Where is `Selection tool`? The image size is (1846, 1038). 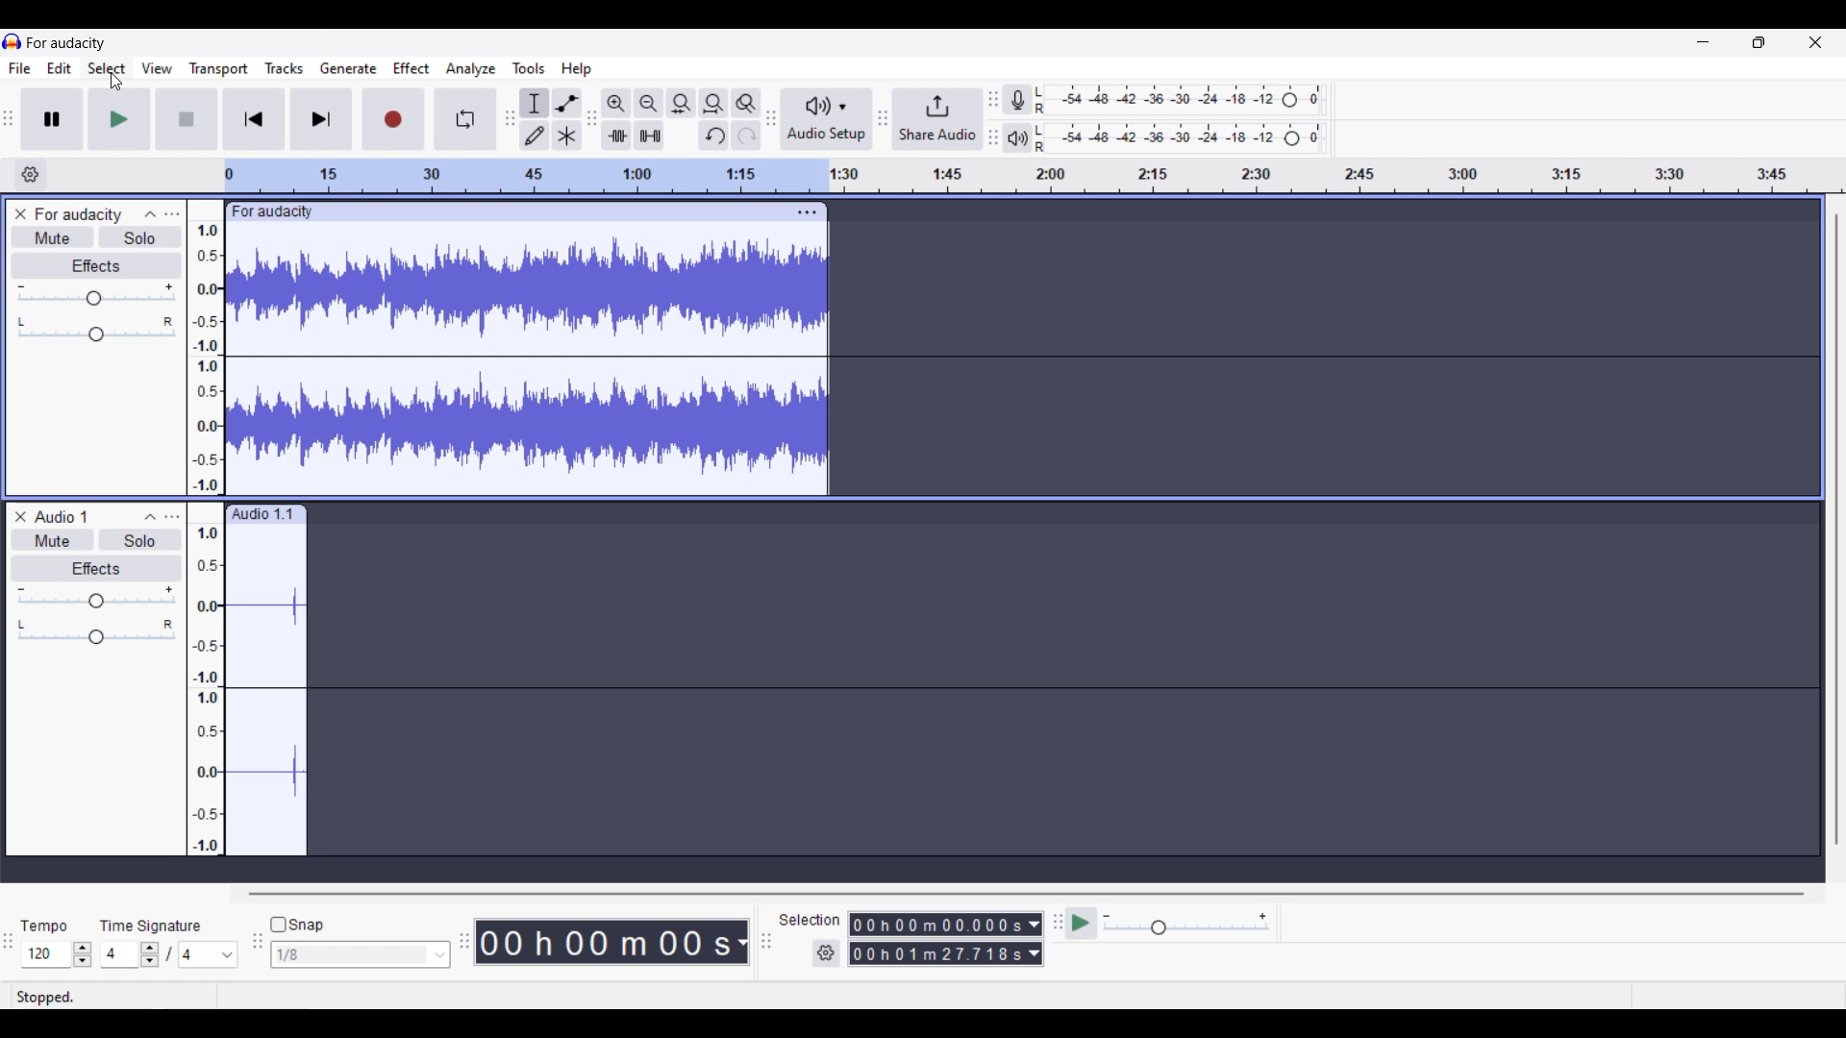 Selection tool is located at coordinates (535, 104).